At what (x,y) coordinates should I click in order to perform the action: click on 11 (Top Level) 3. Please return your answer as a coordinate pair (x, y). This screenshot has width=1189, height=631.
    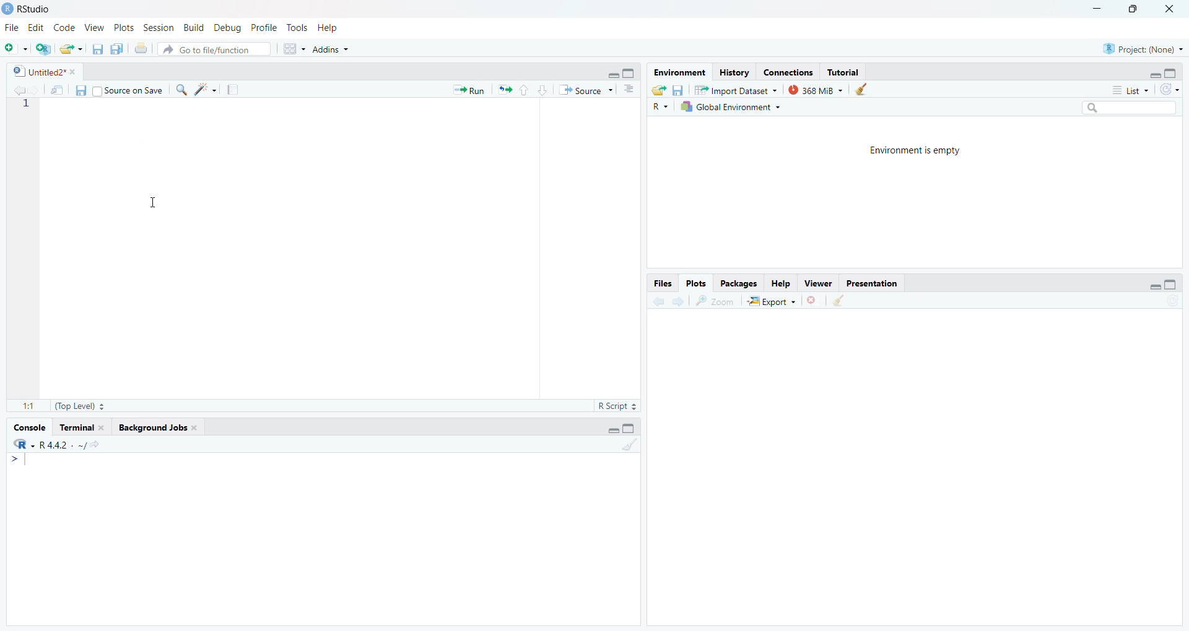
    Looking at the image, I should click on (69, 406).